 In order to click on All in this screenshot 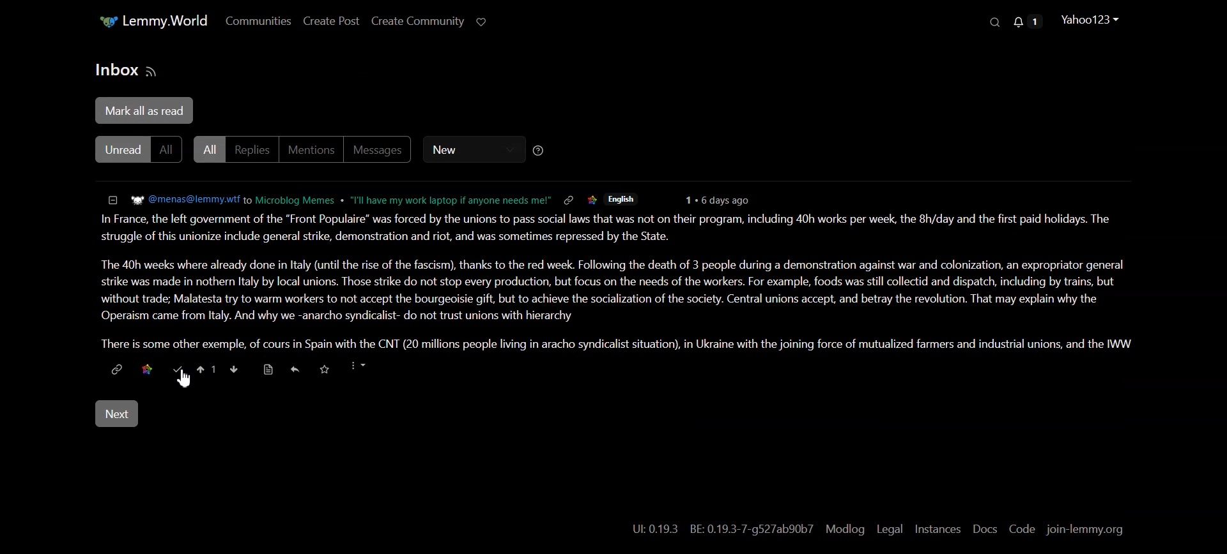, I will do `click(167, 149)`.